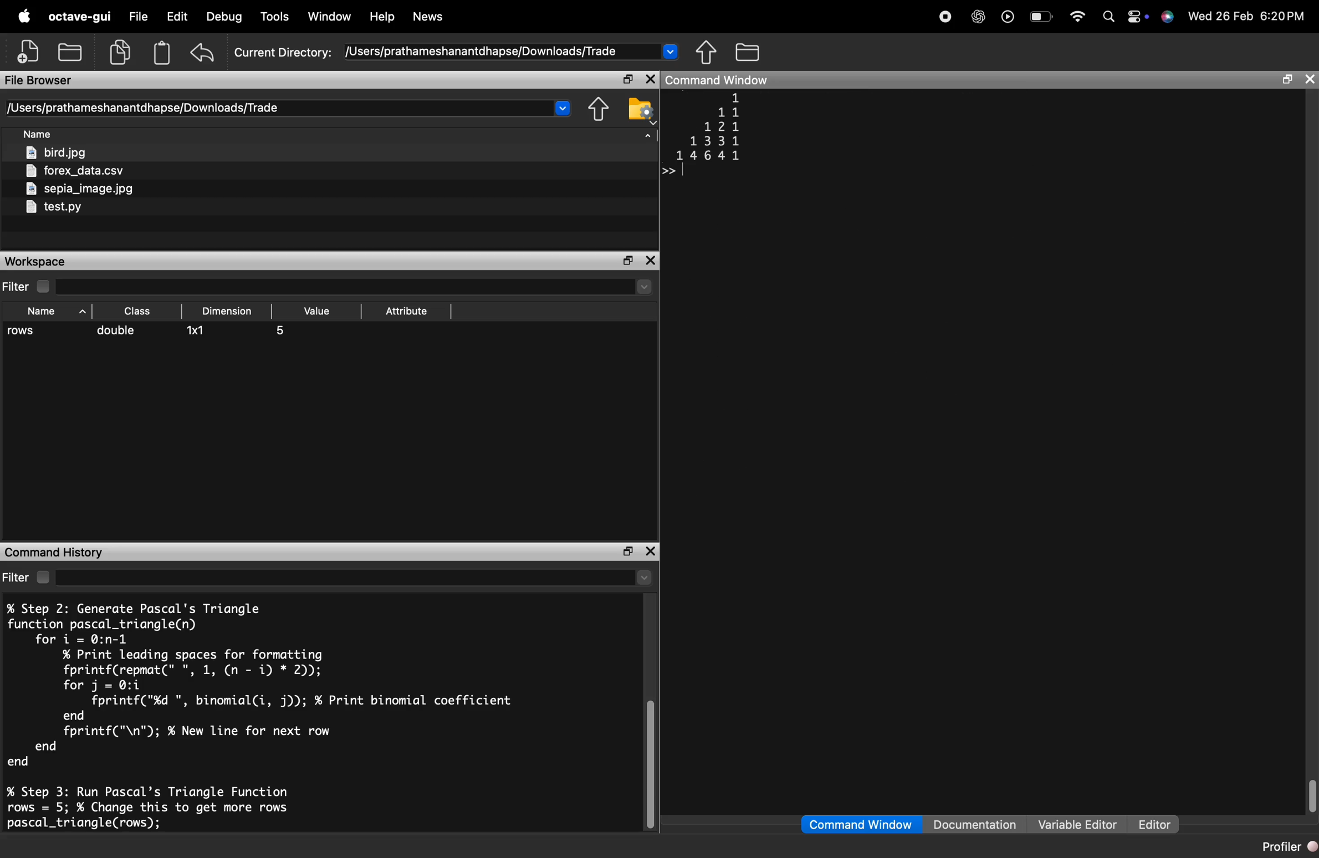 The height and width of the screenshot is (858, 1319). Describe the element at coordinates (718, 80) in the screenshot. I see `Command Window` at that location.